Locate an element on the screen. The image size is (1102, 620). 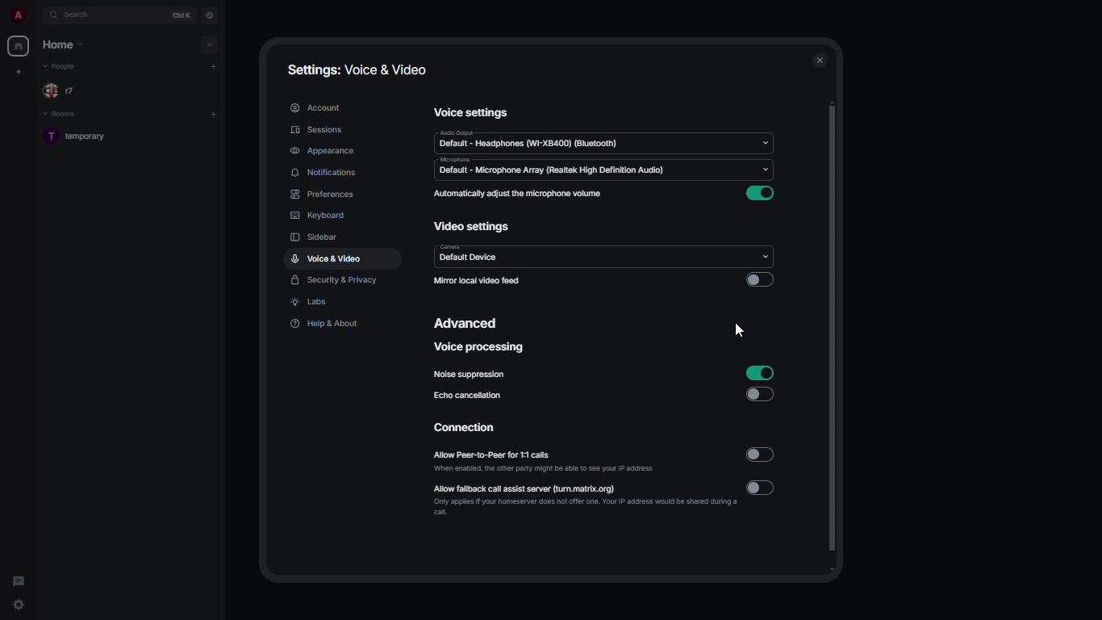
enabled is located at coordinates (759, 373).